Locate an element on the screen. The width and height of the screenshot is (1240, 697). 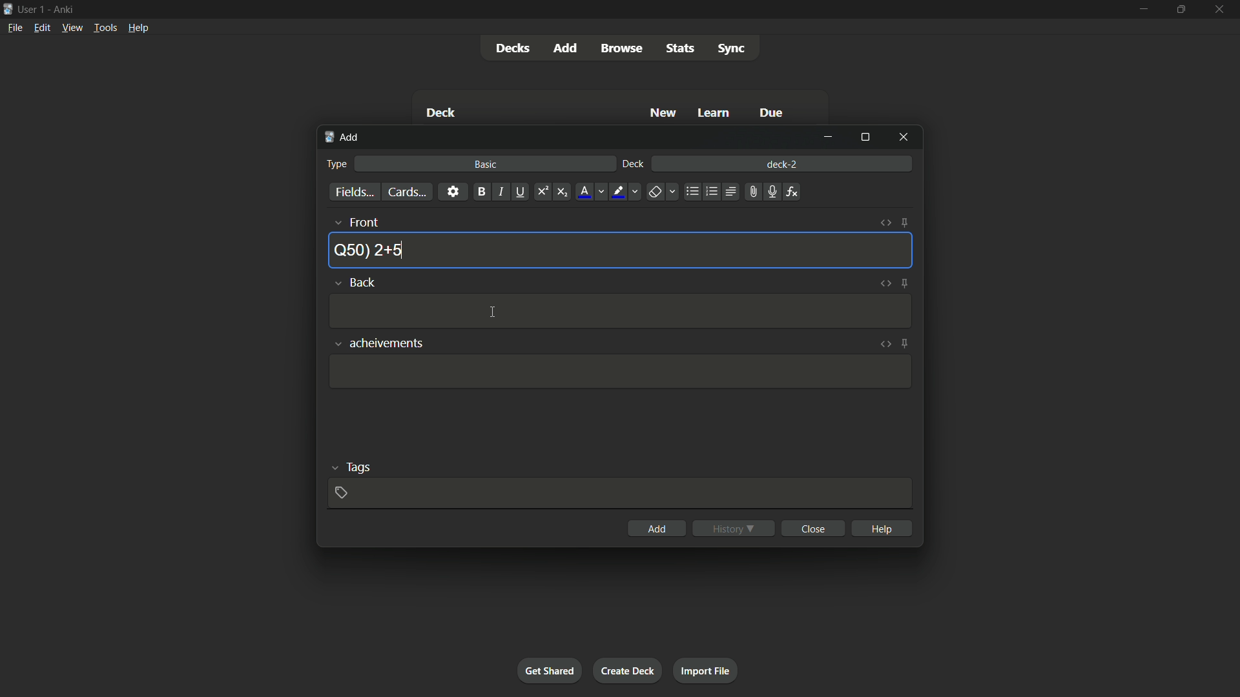
front is located at coordinates (355, 222).